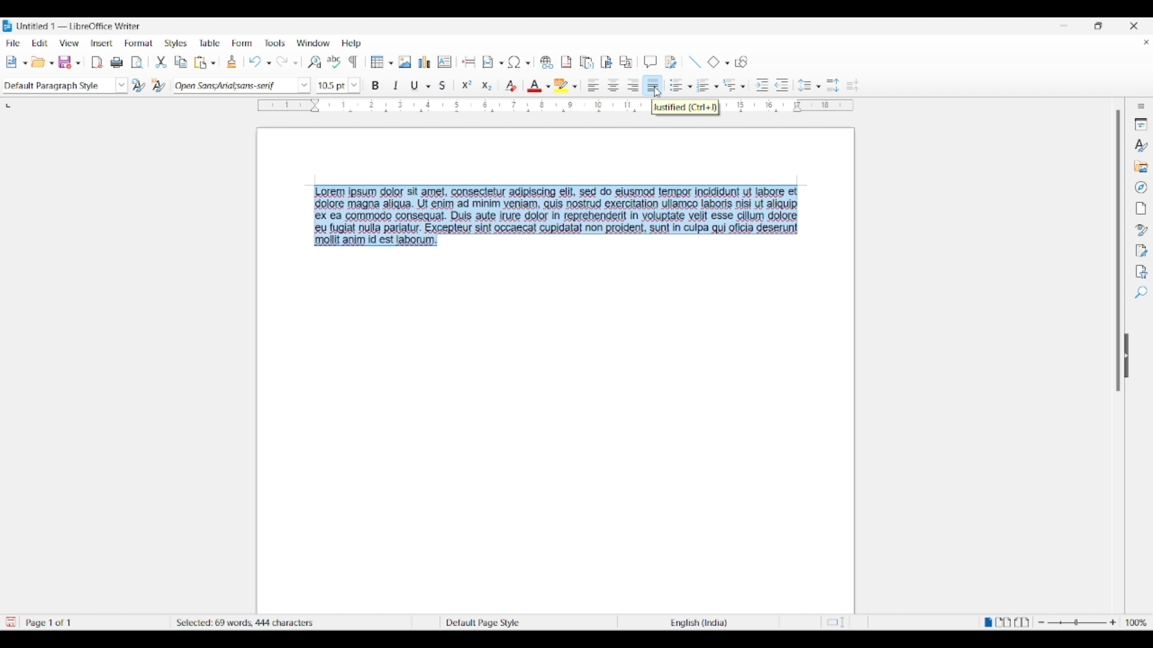 The image size is (1153, 648). Describe the element at coordinates (1141, 187) in the screenshot. I see `Navigator` at that location.